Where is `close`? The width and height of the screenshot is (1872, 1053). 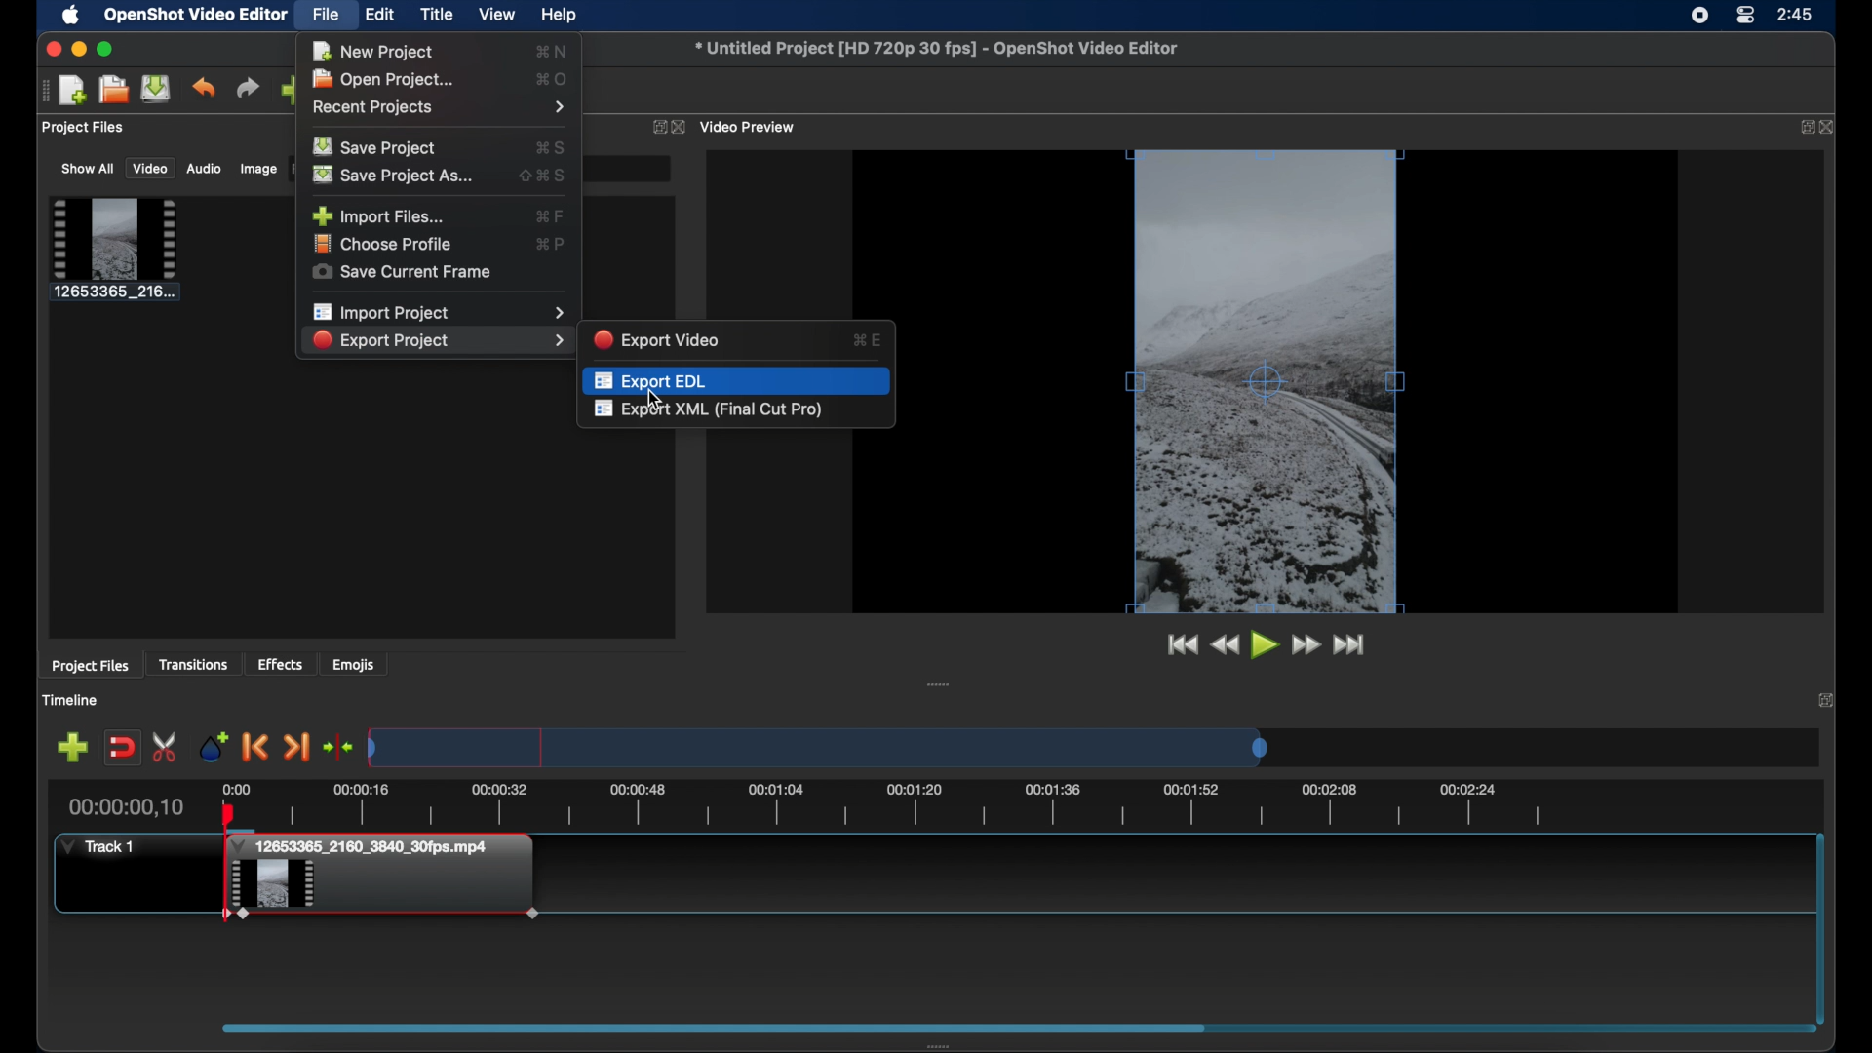
close is located at coordinates (1827, 700).